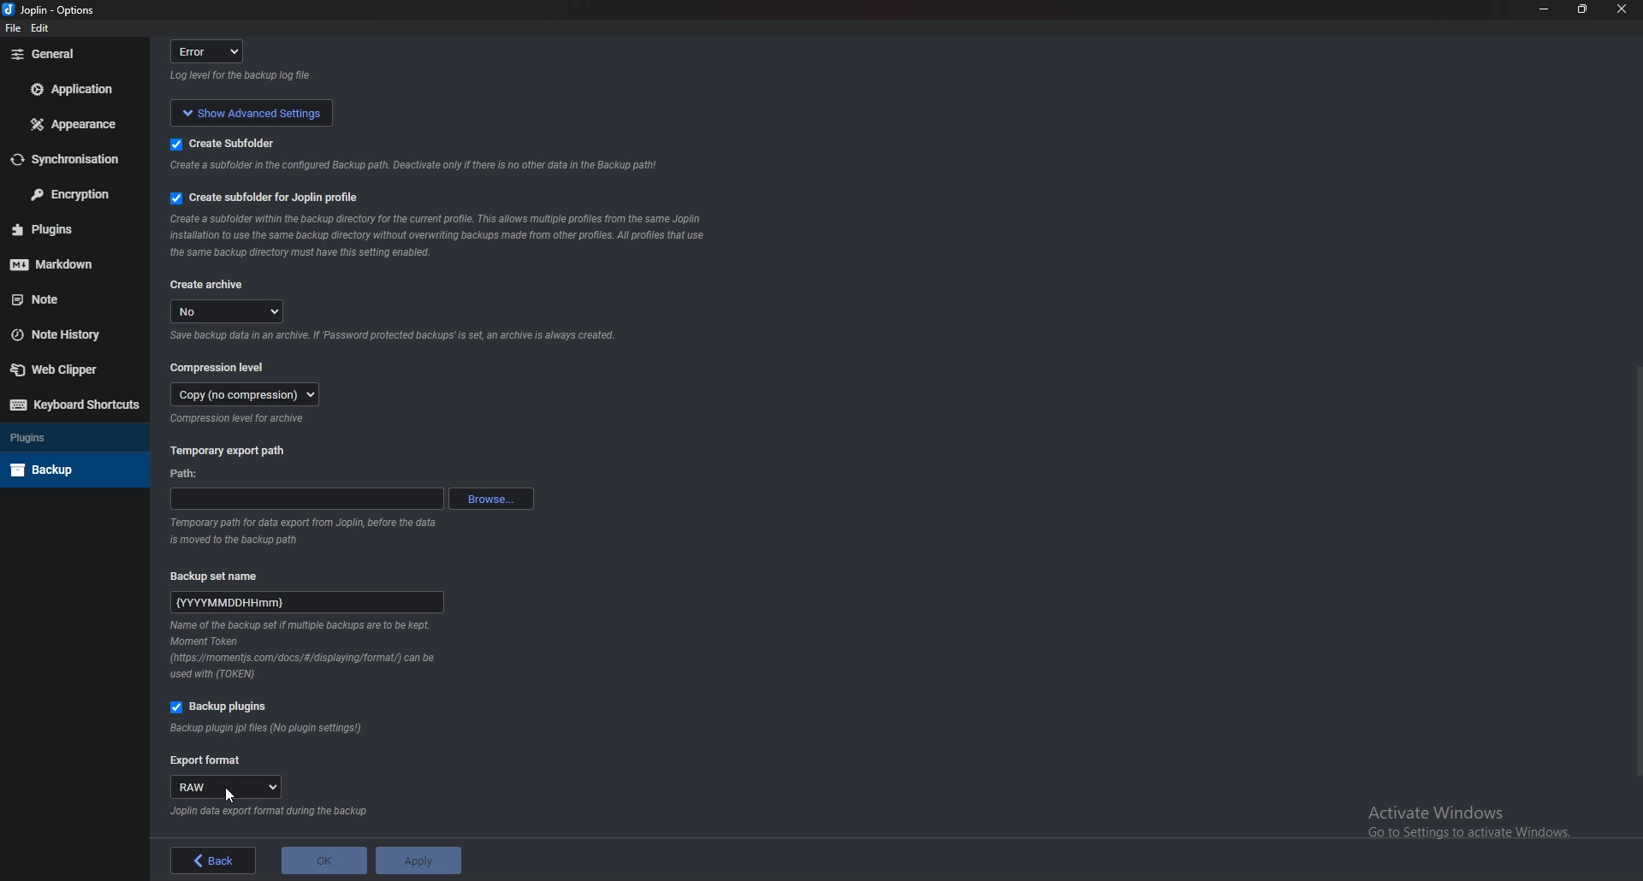 The height and width of the screenshot is (881, 1643). I want to click on Backup plugins, so click(225, 707).